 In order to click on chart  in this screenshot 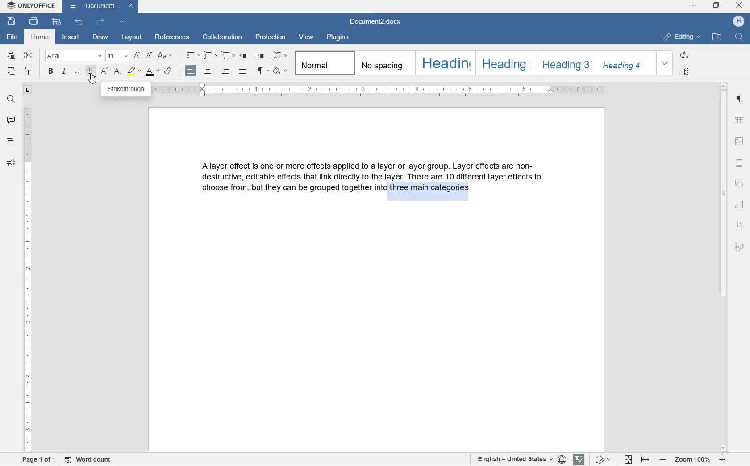, I will do `click(741, 206)`.